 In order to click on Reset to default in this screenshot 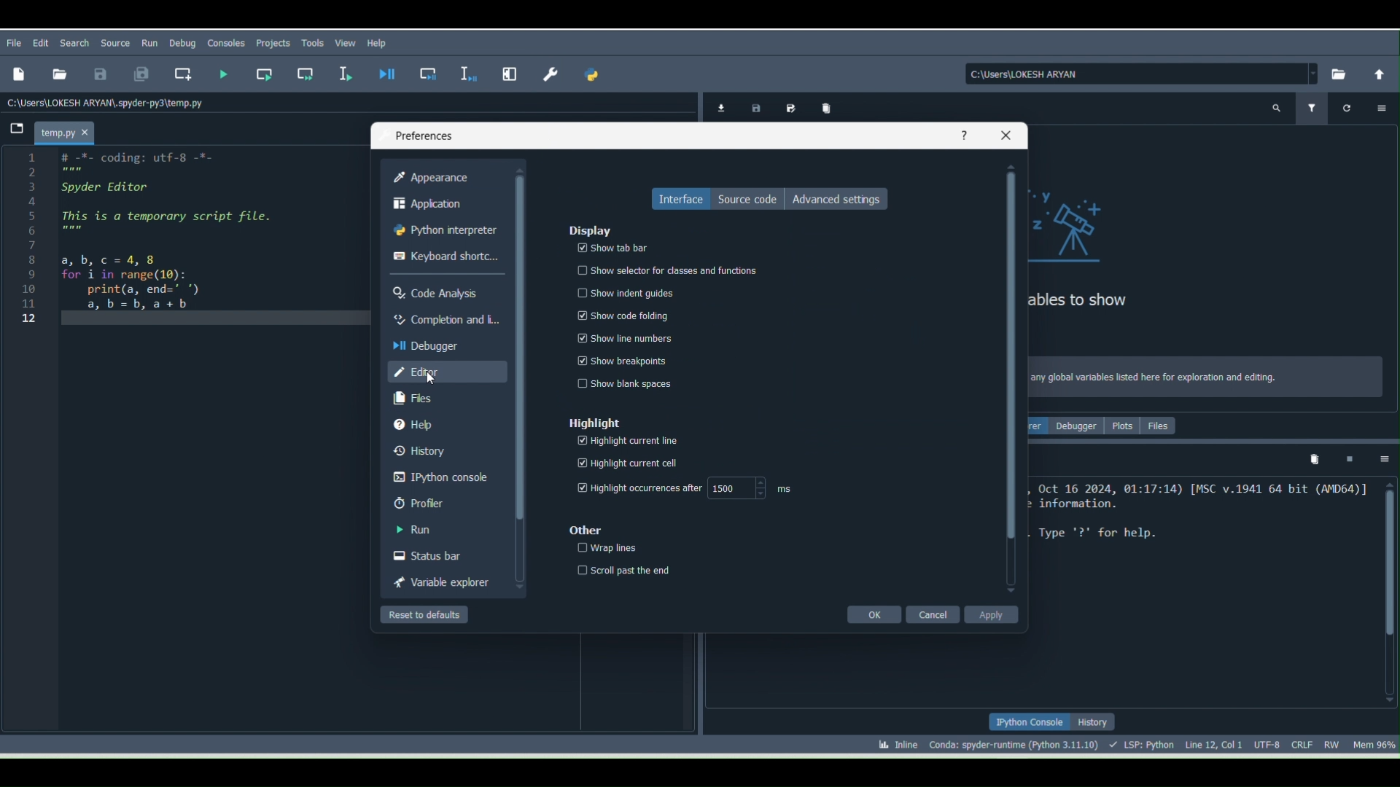, I will do `click(430, 614)`.